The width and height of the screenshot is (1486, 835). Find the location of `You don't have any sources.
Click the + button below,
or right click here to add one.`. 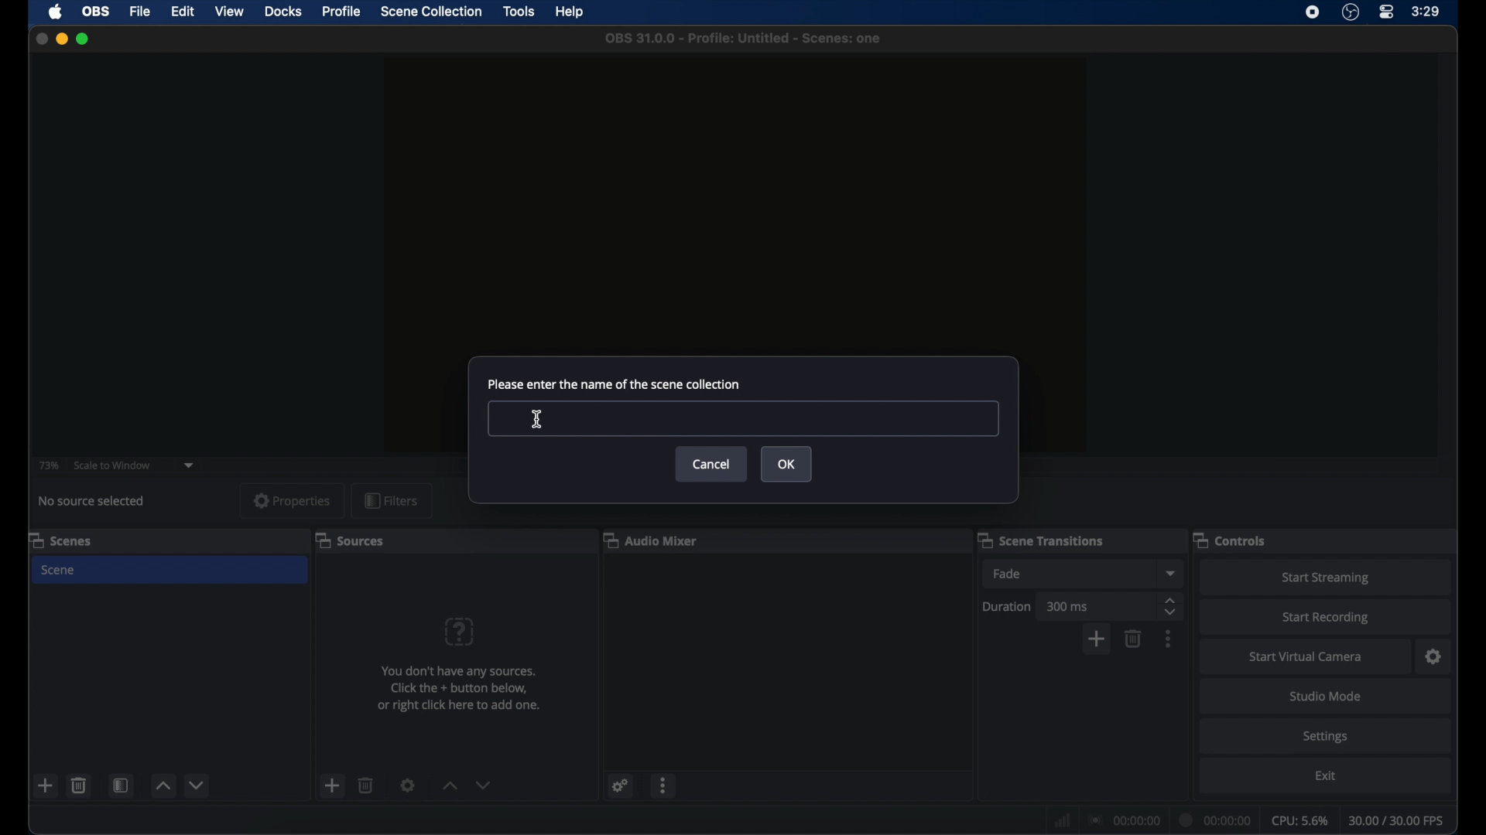

You don't have any sources.
Click the + button below,
or right click here to add one. is located at coordinates (464, 691).